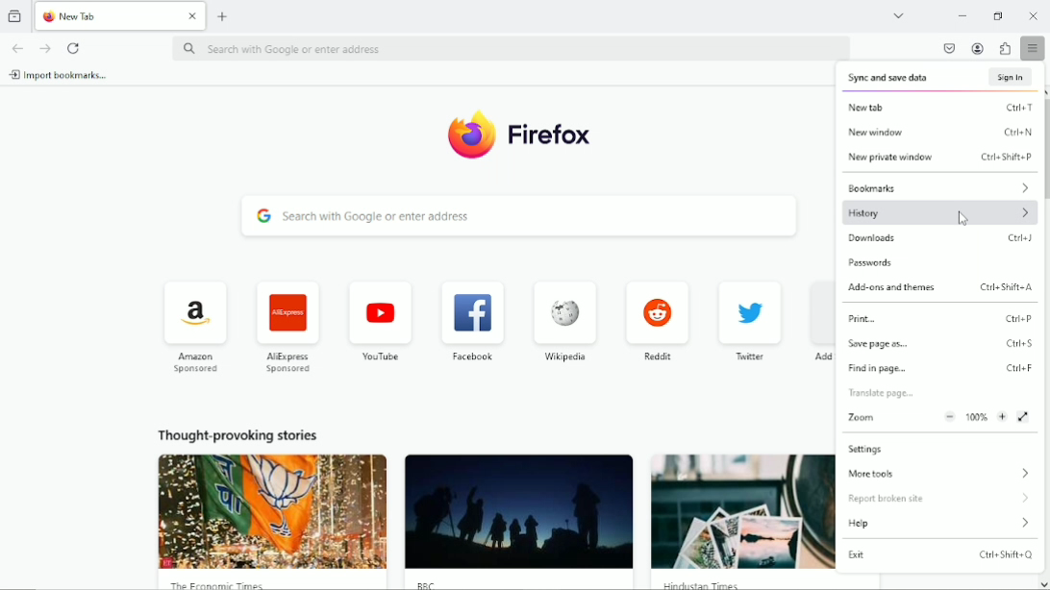 Image resolution: width=1050 pixels, height=590 pixels. I want to click on Firefox, so click(549, 134).